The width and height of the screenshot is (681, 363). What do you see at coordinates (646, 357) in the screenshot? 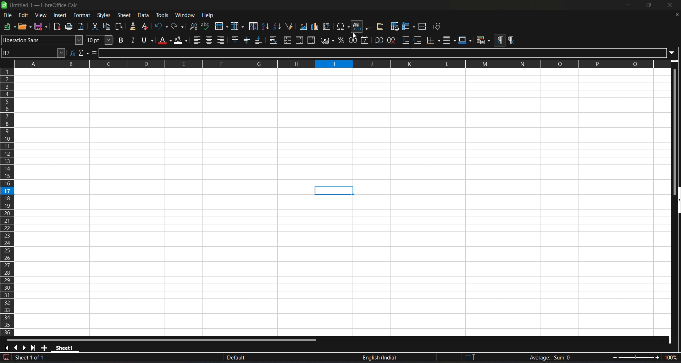
I see `zoom factor` at bounding box center [646, 357].